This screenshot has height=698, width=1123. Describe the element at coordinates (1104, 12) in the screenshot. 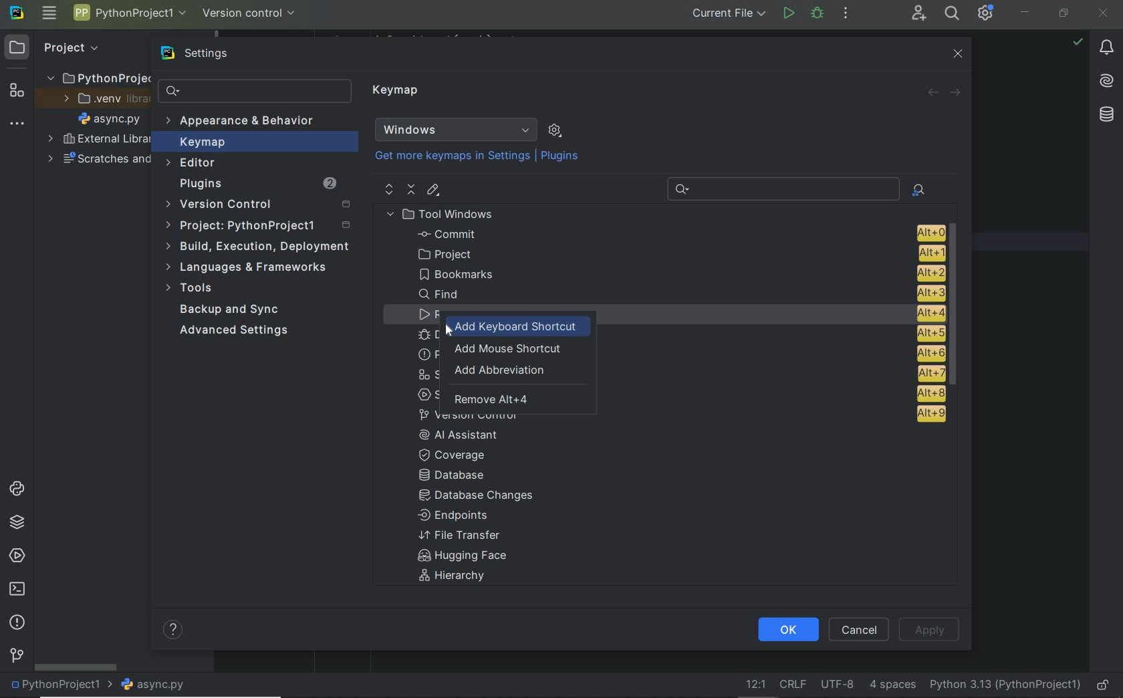

I see `close` at that location.